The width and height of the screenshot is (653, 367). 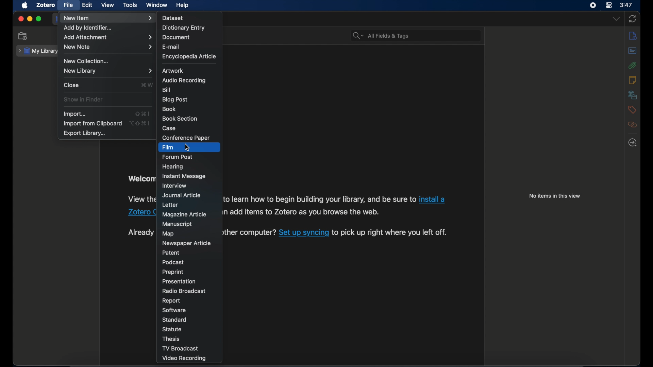 I want to click on import, so click(x=75, y=114).